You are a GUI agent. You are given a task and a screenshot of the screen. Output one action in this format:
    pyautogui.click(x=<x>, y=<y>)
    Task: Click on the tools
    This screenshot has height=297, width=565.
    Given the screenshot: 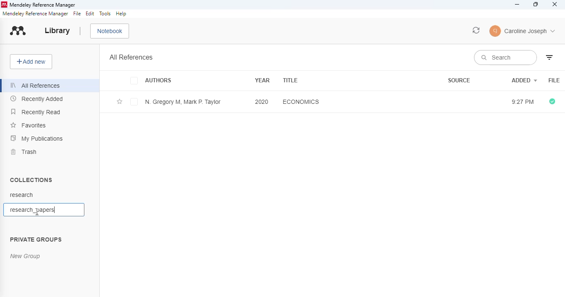 What is the action you would take?
    pyautogui.click(x=105, y=14)
    